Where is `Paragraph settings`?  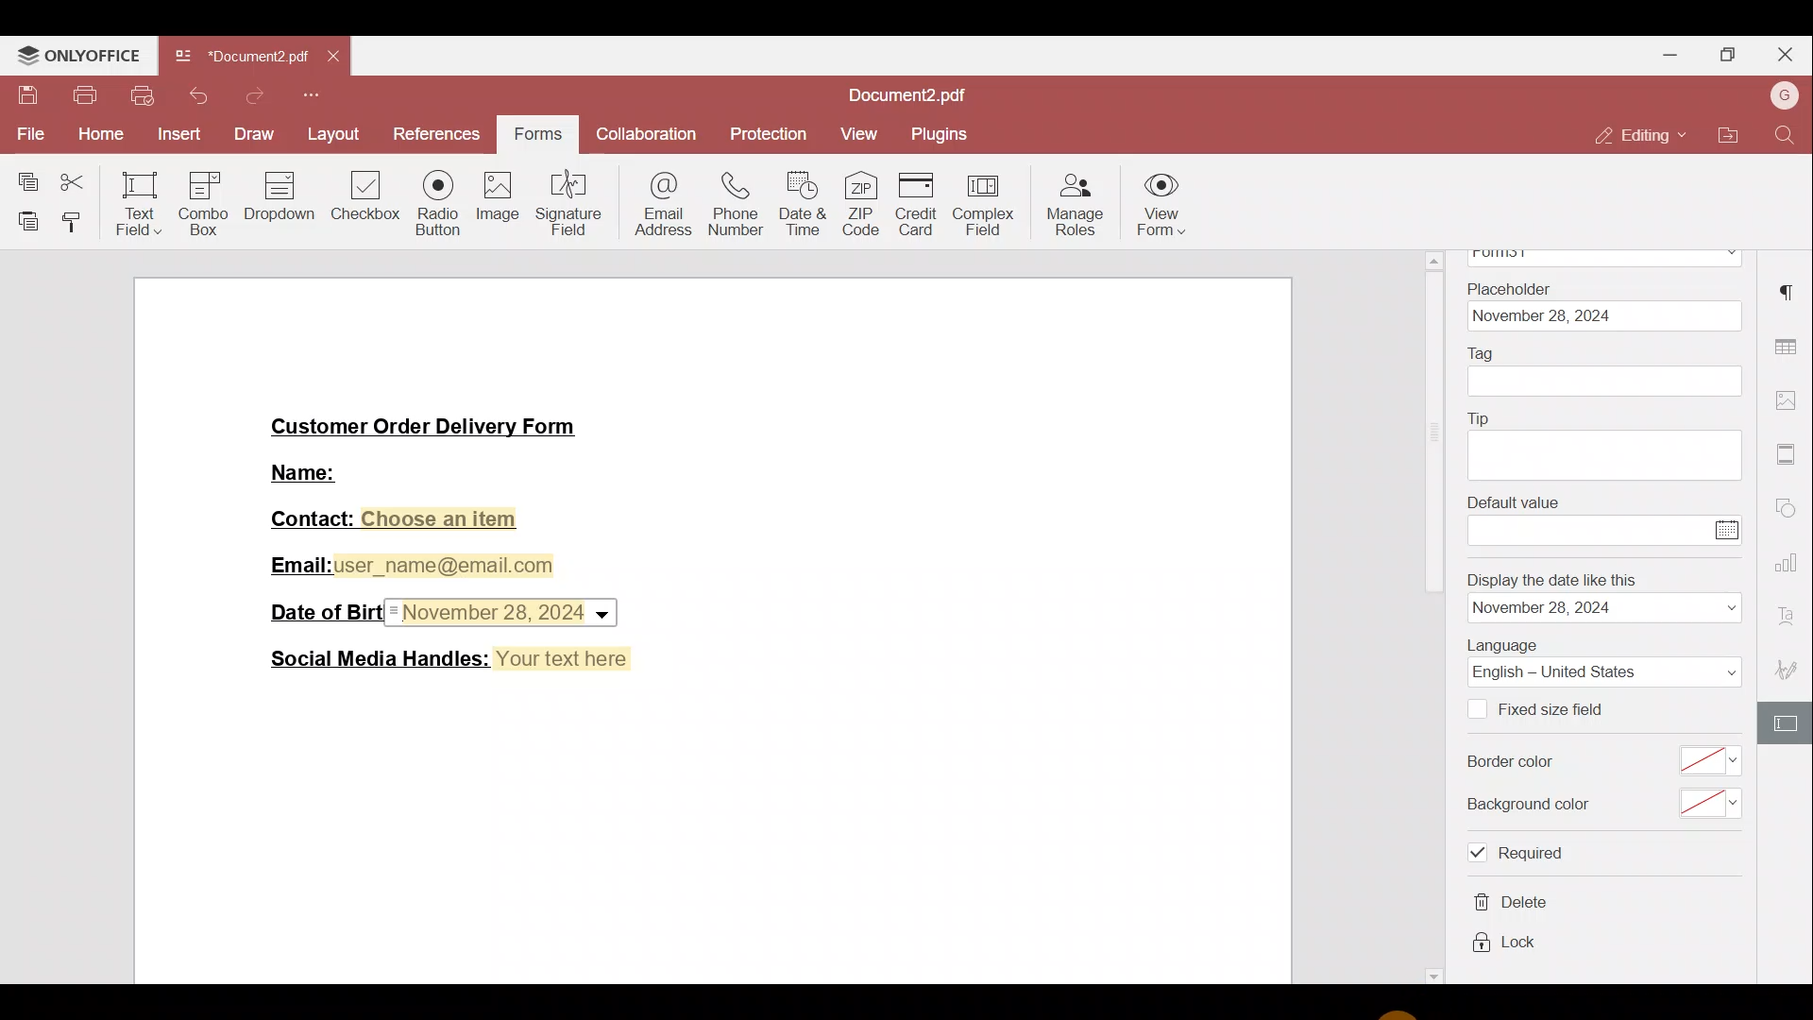 Paragraph settings is located at coordinates (1791, 291).